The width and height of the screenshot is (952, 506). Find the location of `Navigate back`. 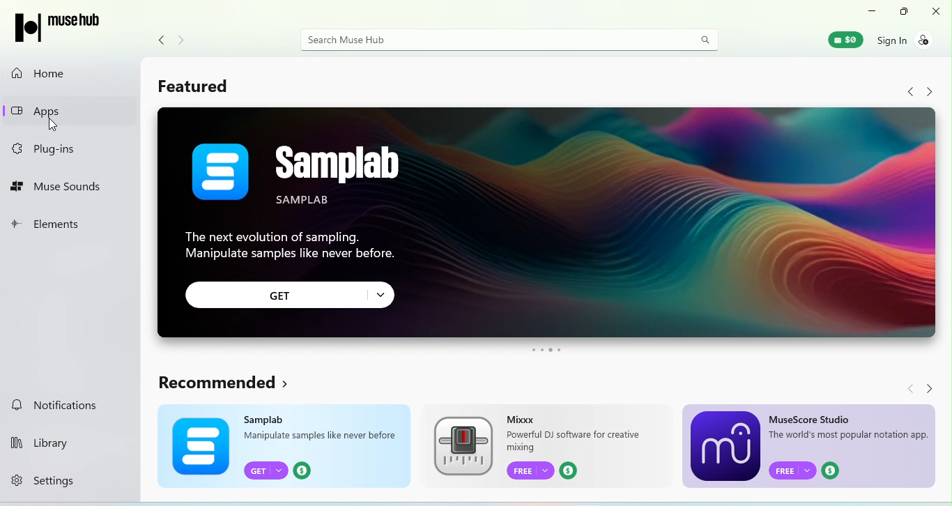

Navigate back is located at coordinates (912, 91).